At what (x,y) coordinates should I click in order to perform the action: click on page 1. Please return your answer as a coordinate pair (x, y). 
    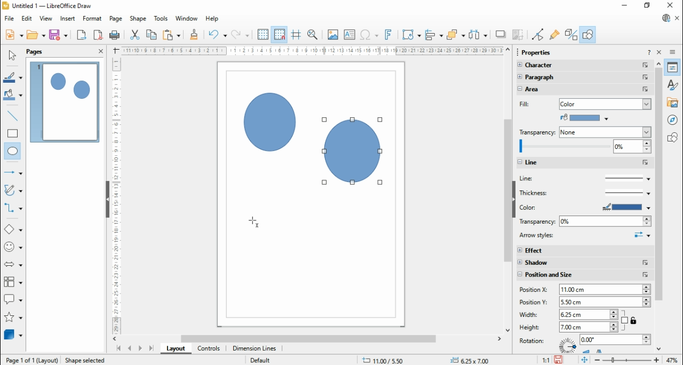
    Looking at the image, I should click on (66, 102).